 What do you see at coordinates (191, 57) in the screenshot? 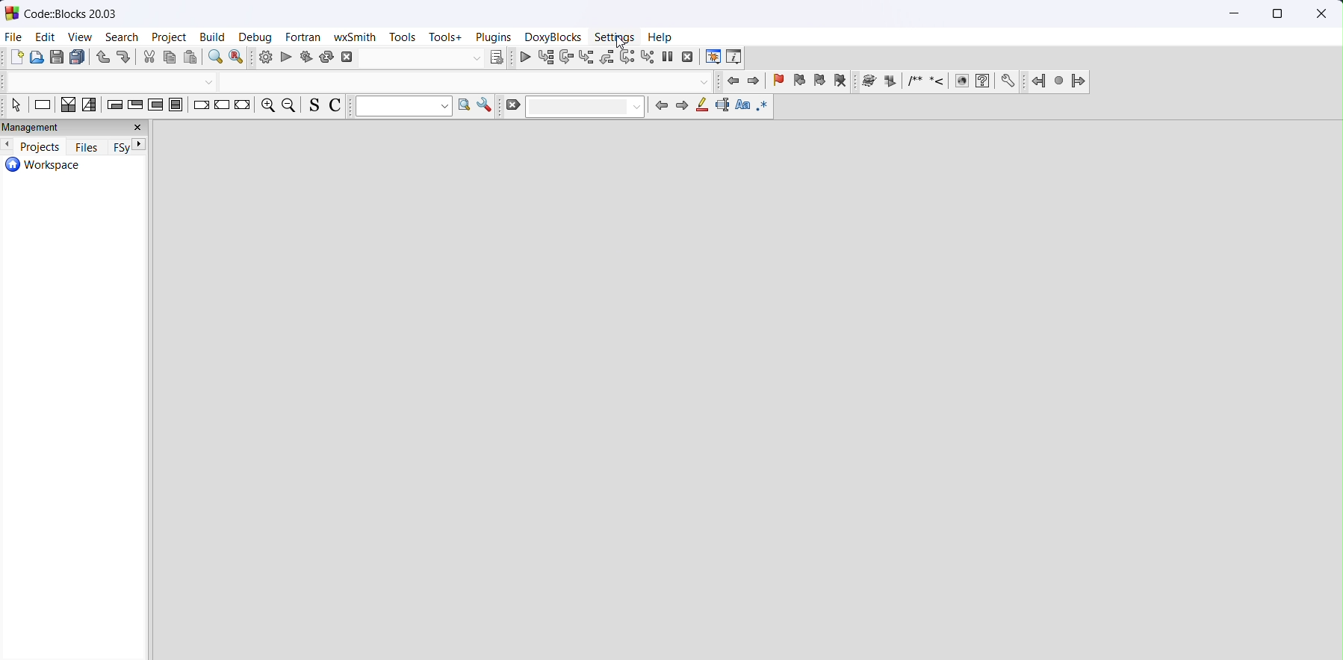
I see `paste` at bounding box center [191, 57].